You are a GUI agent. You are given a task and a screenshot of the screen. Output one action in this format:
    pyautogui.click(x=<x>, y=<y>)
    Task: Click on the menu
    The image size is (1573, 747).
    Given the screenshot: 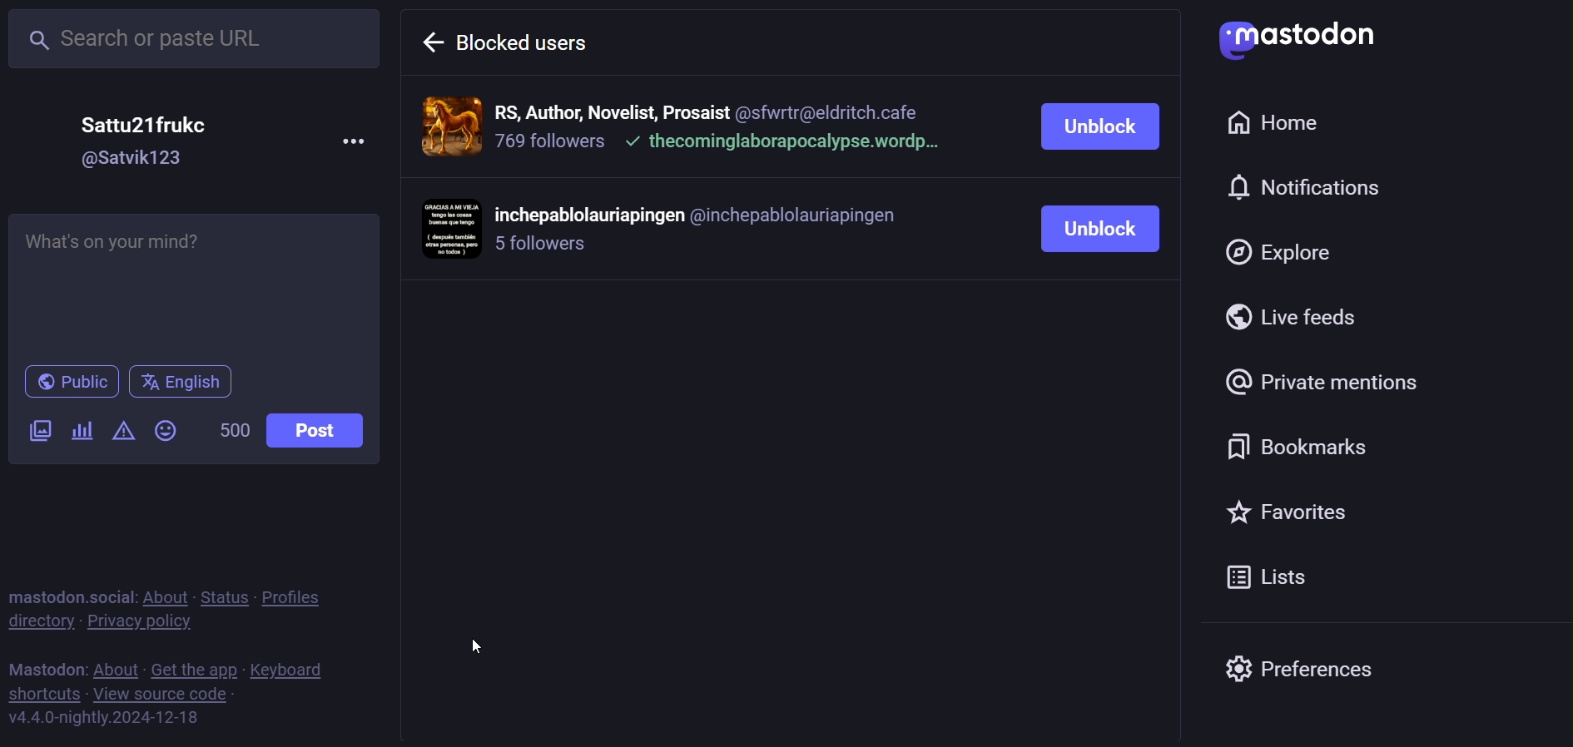 What is the action you would take?
    pyautogui.click(x=354, y=135)
    